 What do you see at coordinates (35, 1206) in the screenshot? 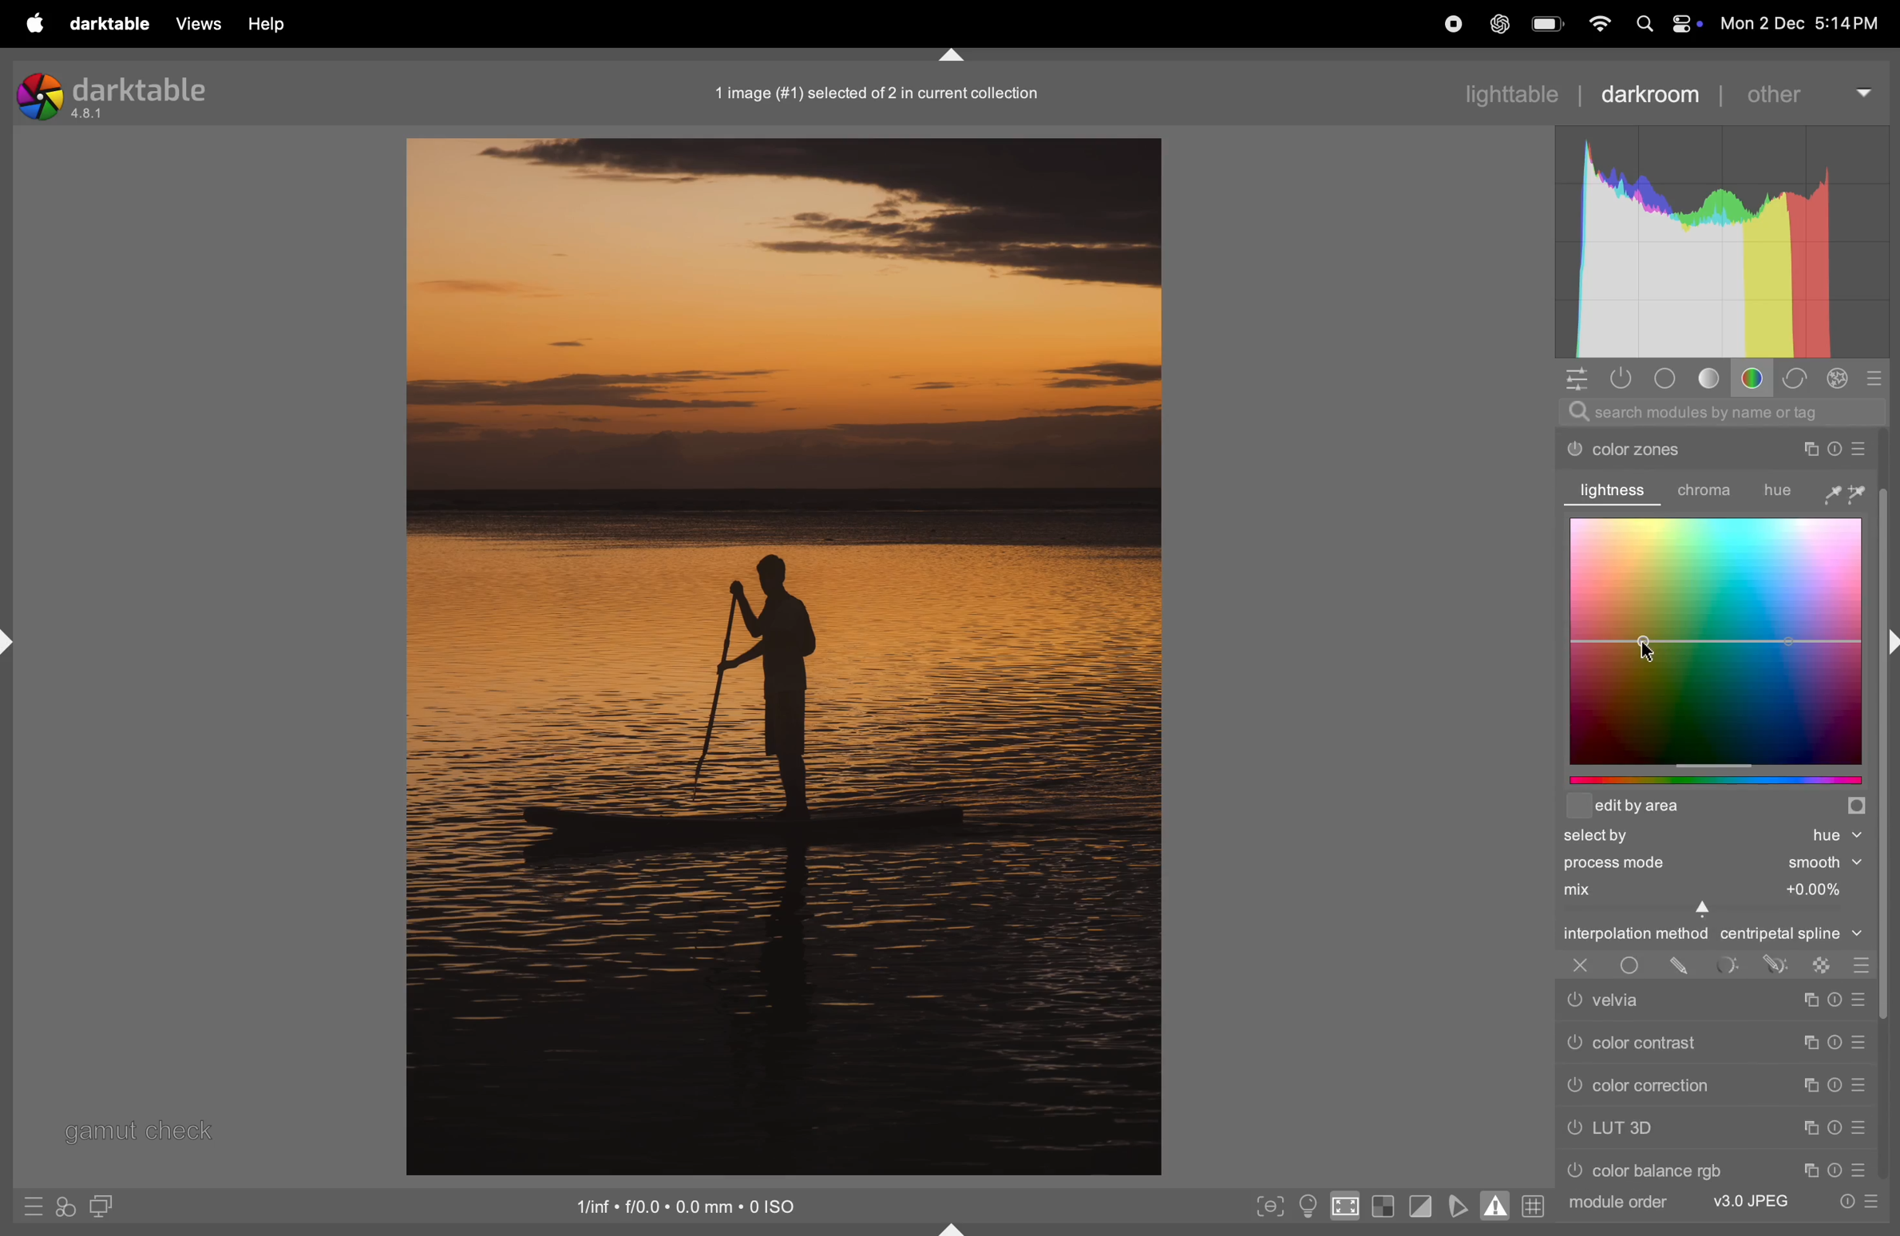
I see `quick presets` at bounding box center [35, 1206].